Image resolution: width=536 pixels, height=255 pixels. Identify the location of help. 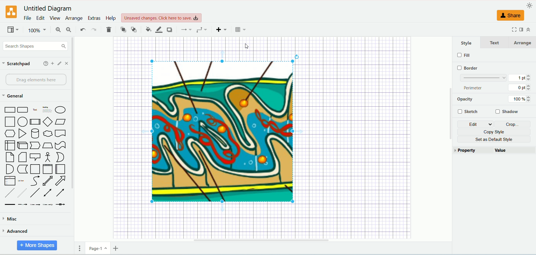
(45, 63).